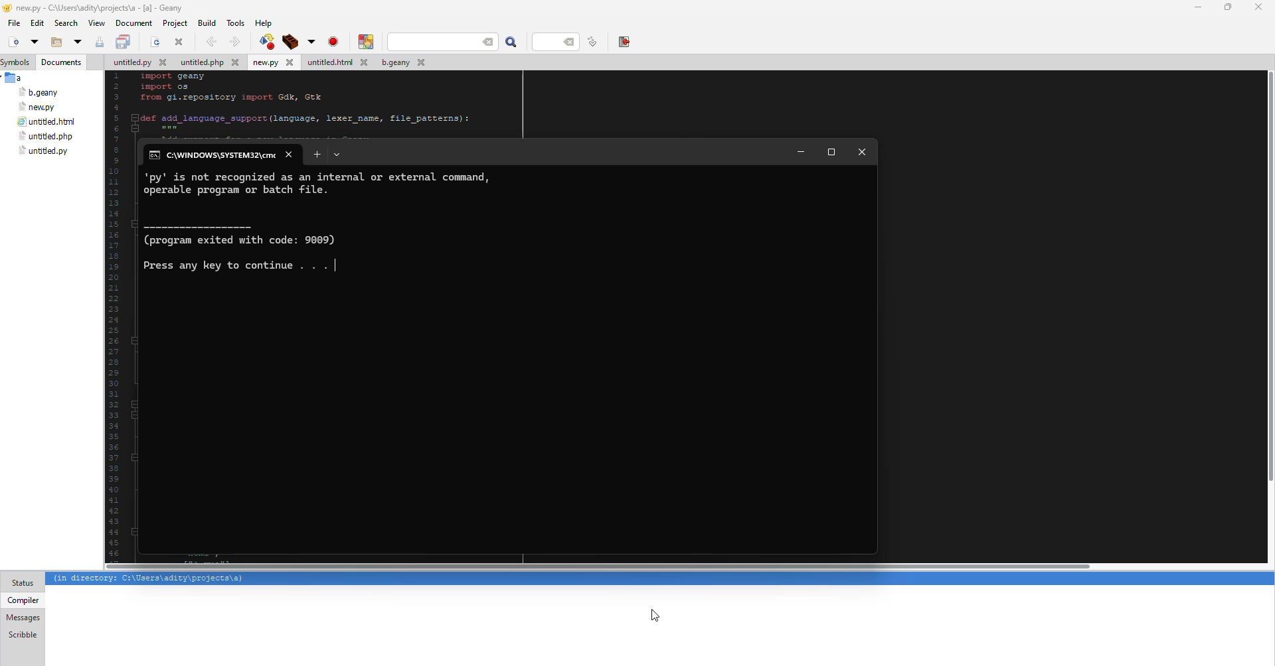 The image size is (1275, 666). I want to click on scribble, so click(23, 634).